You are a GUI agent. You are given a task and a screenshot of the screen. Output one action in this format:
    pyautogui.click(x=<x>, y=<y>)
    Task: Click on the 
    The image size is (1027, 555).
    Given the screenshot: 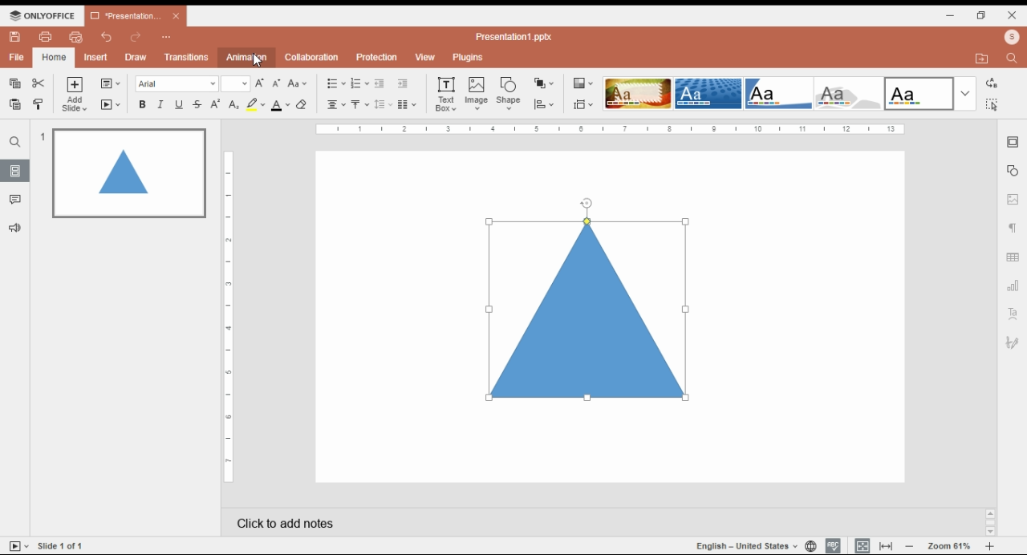 What is the action you would take?
    pyautogui.click(x=1013, y=343)
    